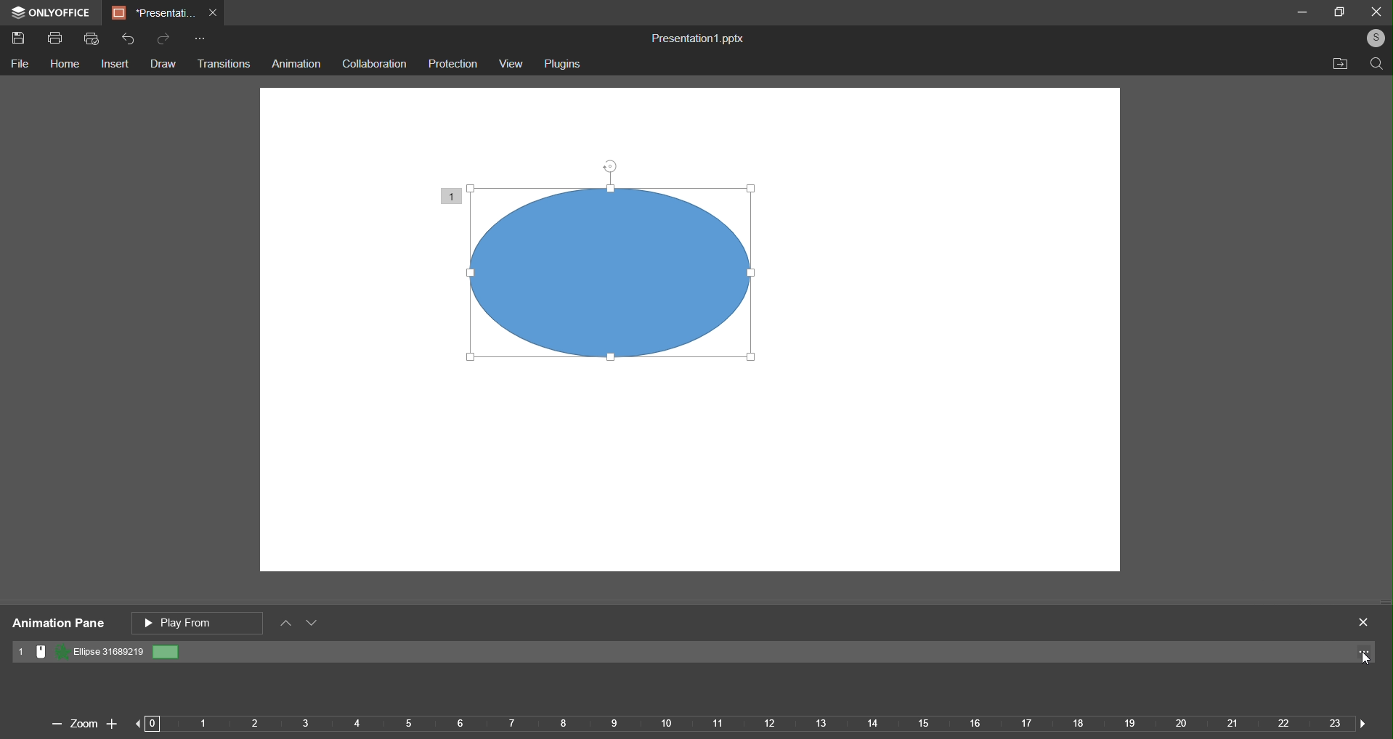 This screenshot has width=1393, height=739. What do you see at coordinates (1376, 10) in the screenshot?
I see `close` at bounding box center [1376, 10].